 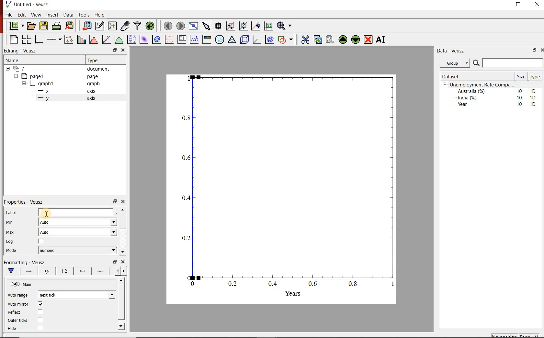 What do you see at coordinates (305, 39) in the screenshot?
I see `cut the widgets` at bounding box center [305, 39].